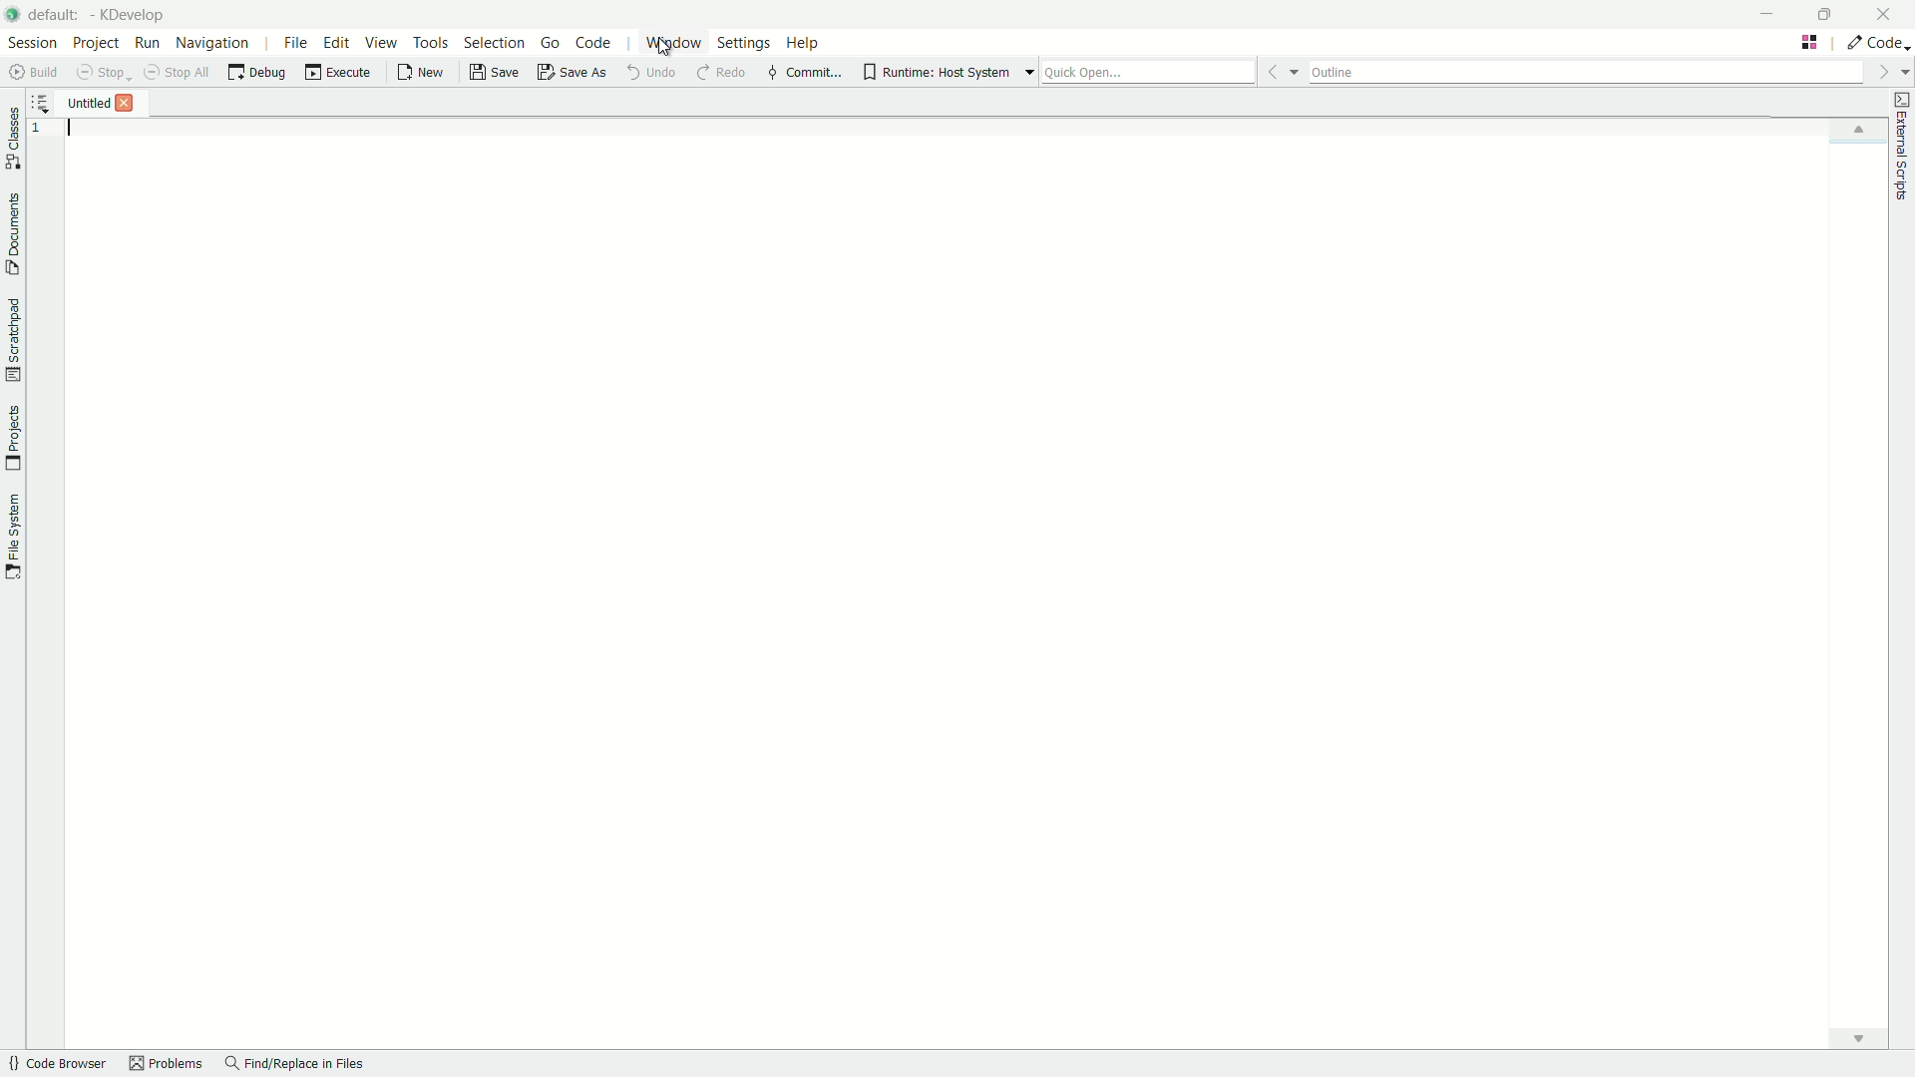 The height and width of the screenshot is (1077, 1915). I want to click on build, so click(35, 72).